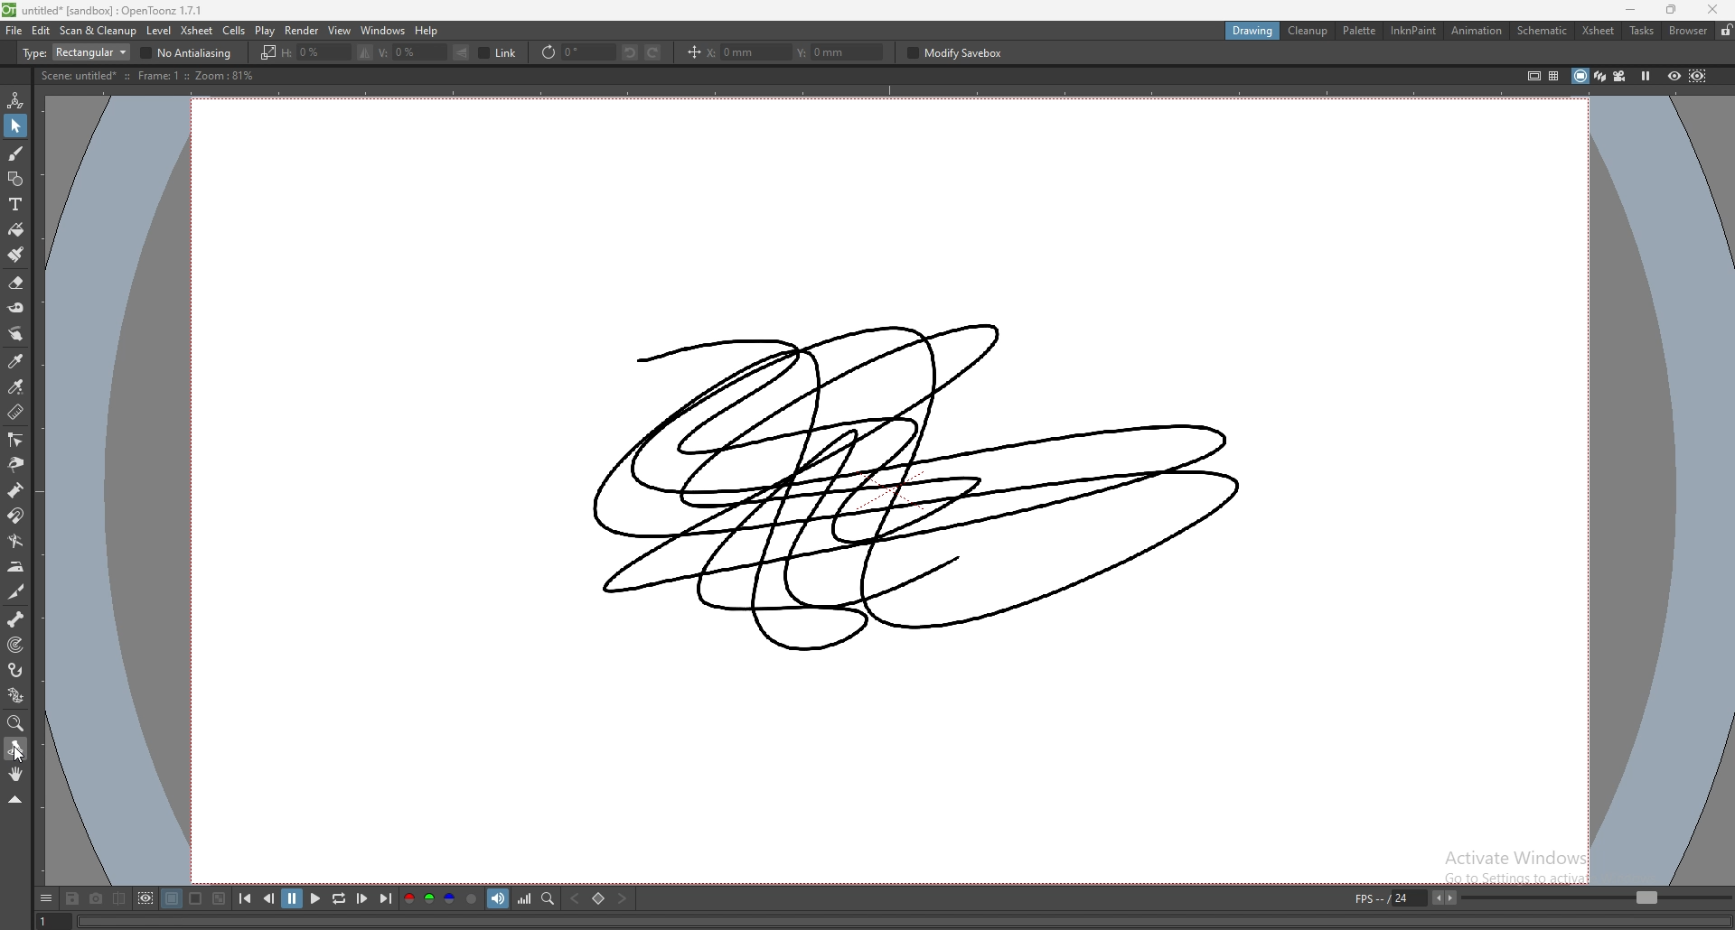 This screenshot has height=930, width=1735. What do you see at coordinates (14, 334) in the screenshot?
I see `finger` at bounding box center [14, 334].